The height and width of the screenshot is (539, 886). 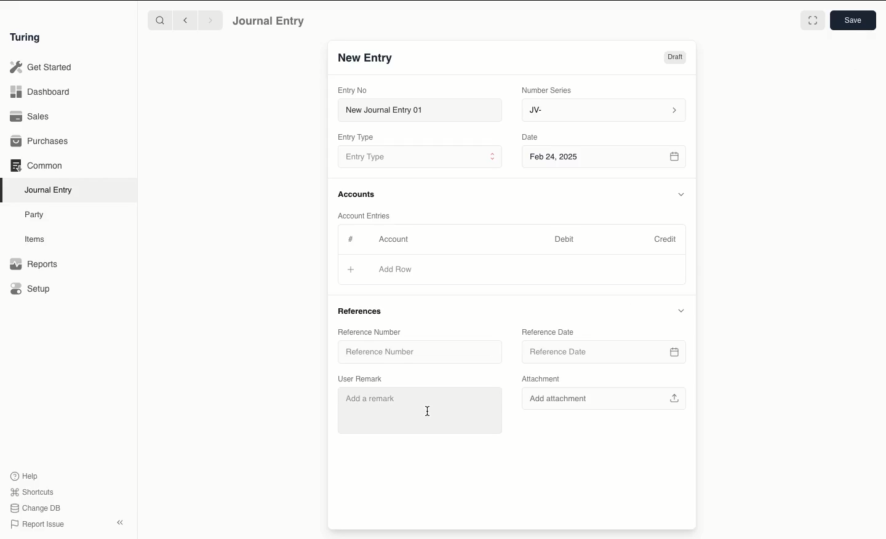 I want to click on Help, so click(x=25, y=476).